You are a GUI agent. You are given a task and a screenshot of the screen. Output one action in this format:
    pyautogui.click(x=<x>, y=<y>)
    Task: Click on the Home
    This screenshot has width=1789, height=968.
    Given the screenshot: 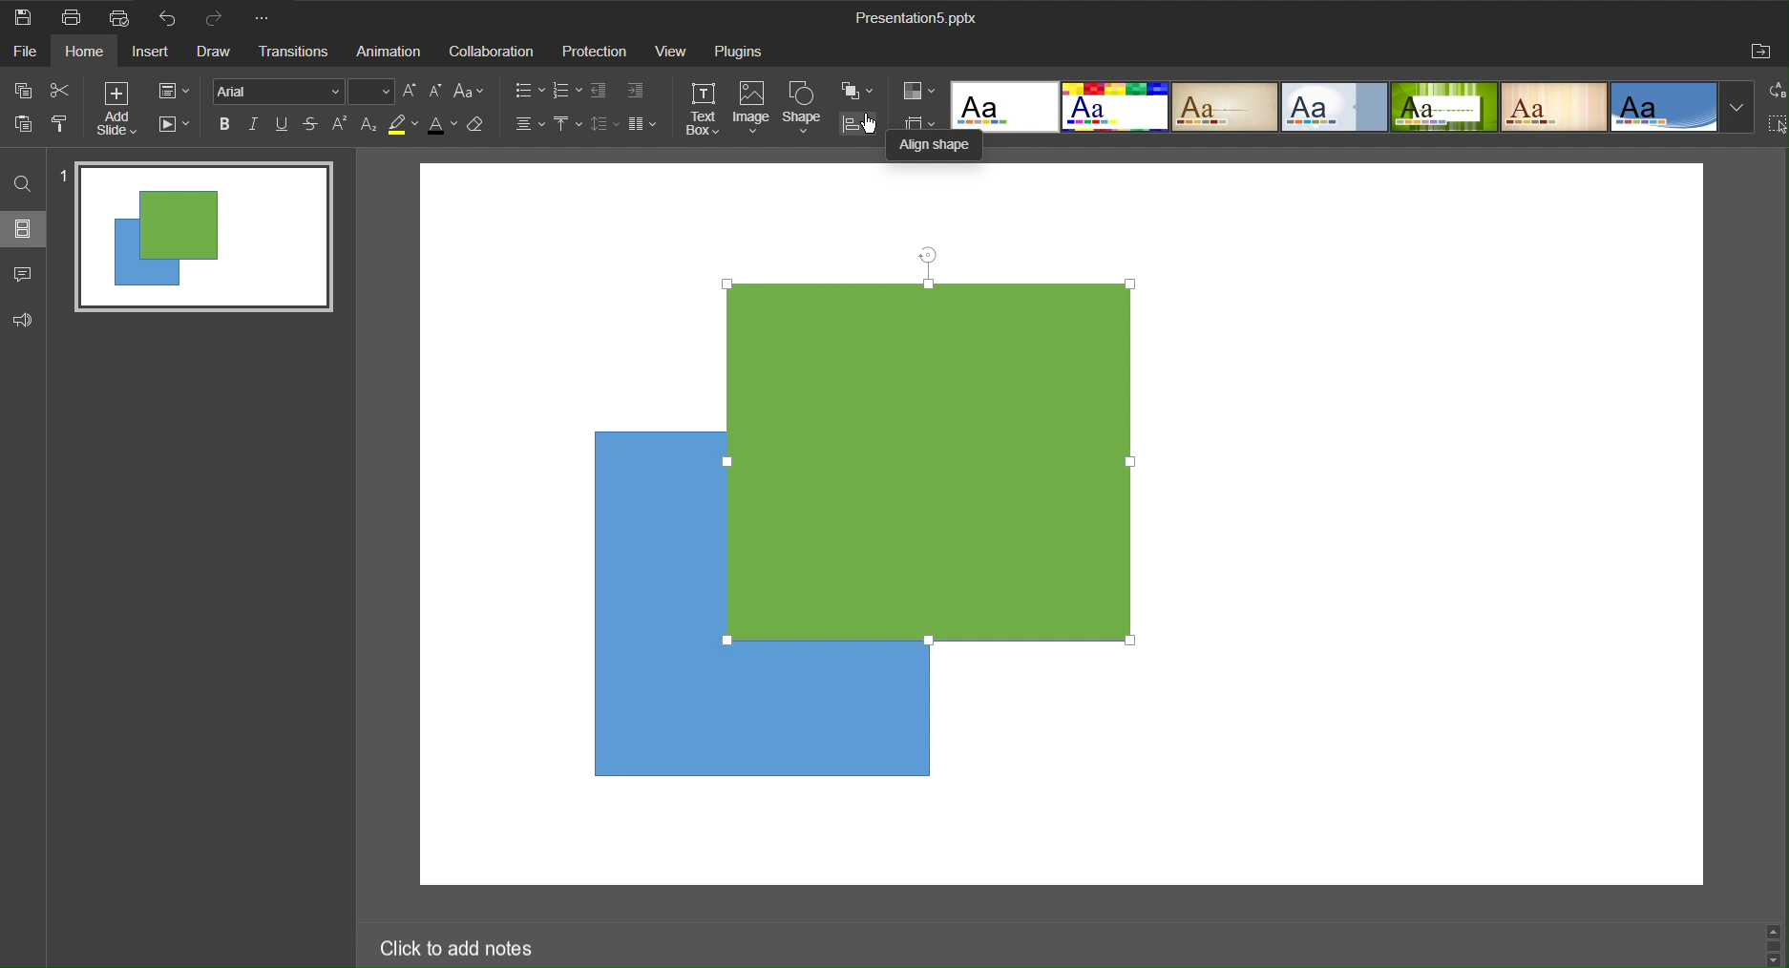 What is the action you would take?
    pyautogui.click(x=96, y=52)
    